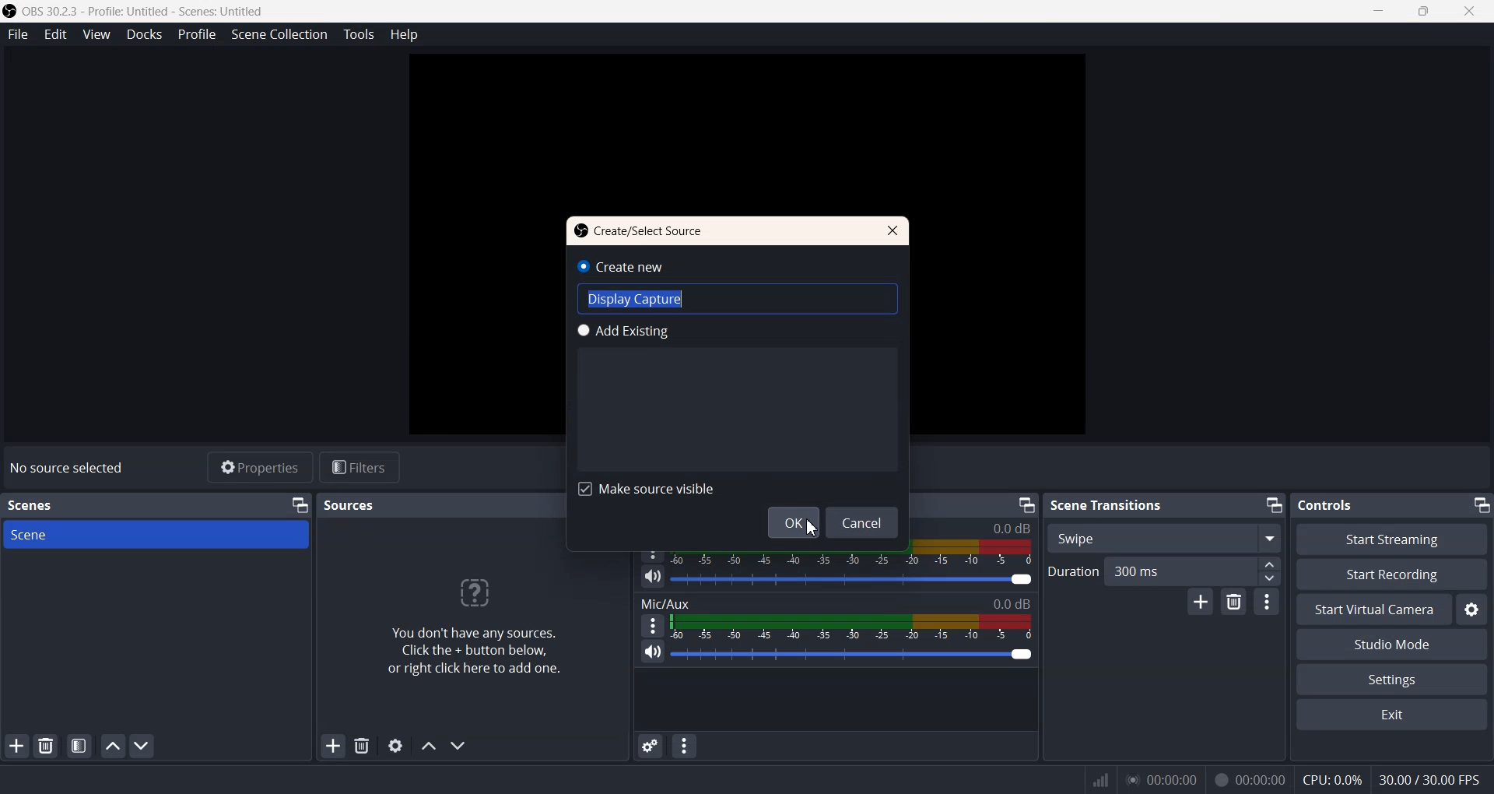  Describe the element at coordinates (853, 579) in the screenshot. I see `Volume Adjuster` at that location.